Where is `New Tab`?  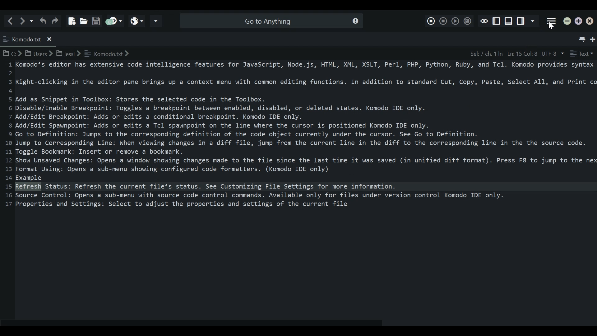
New Tab is located at coordinates (593, 38).